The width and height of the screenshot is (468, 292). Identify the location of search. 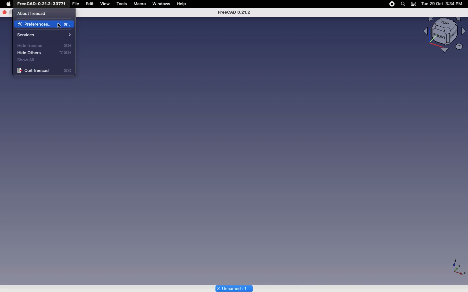
(403, 4).